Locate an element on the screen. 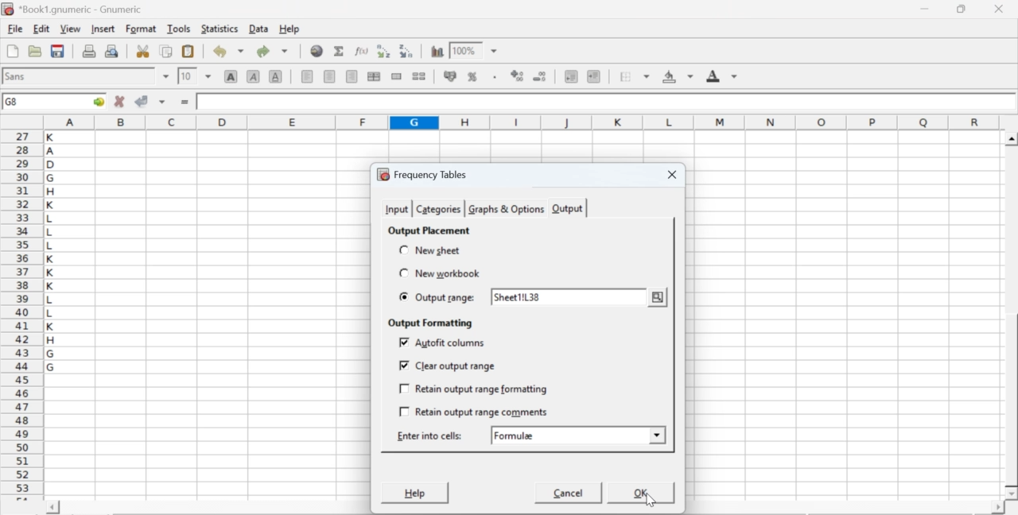  drop down is located at coordinates (208, 76).